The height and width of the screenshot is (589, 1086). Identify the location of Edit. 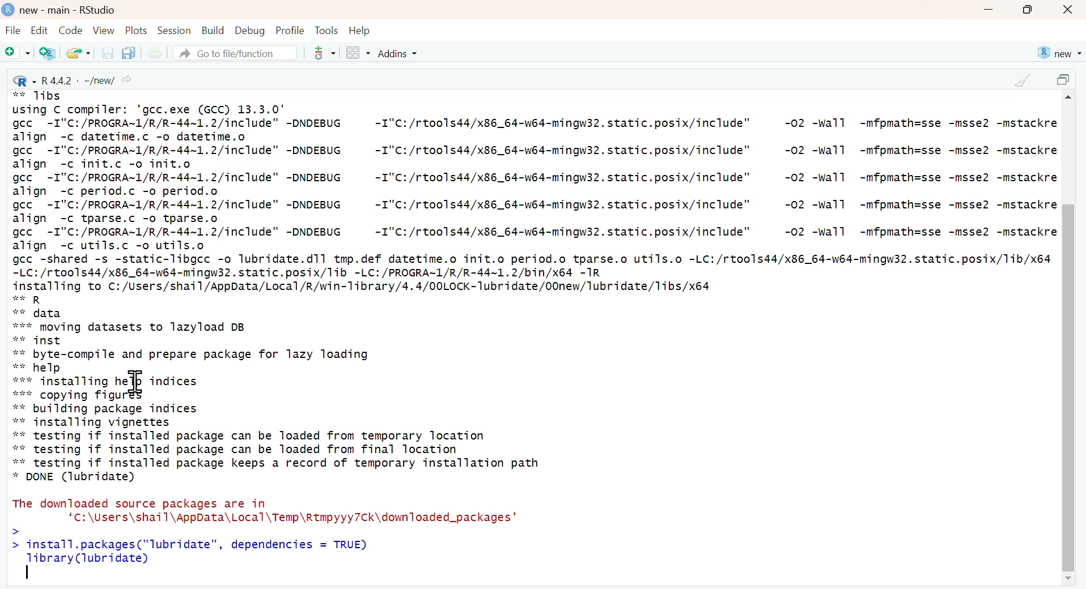
(39, 30).